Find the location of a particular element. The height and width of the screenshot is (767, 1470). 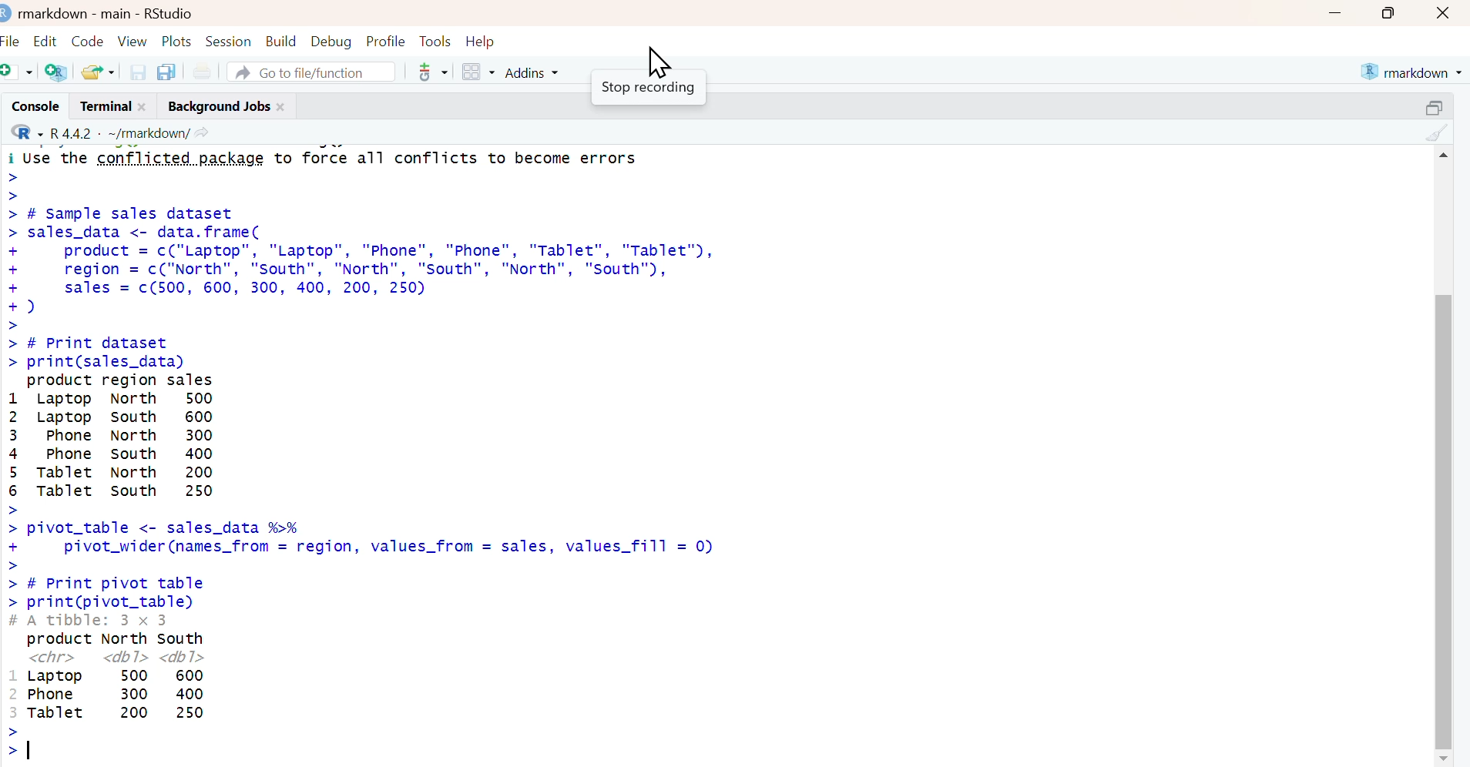

save all is located at coordinates (166, 71).